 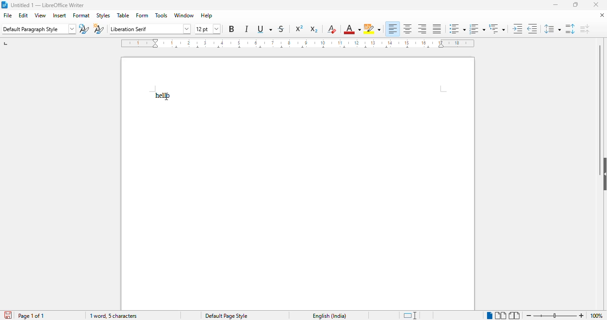 I want to click on single-page view, so click(x=490, y=316).